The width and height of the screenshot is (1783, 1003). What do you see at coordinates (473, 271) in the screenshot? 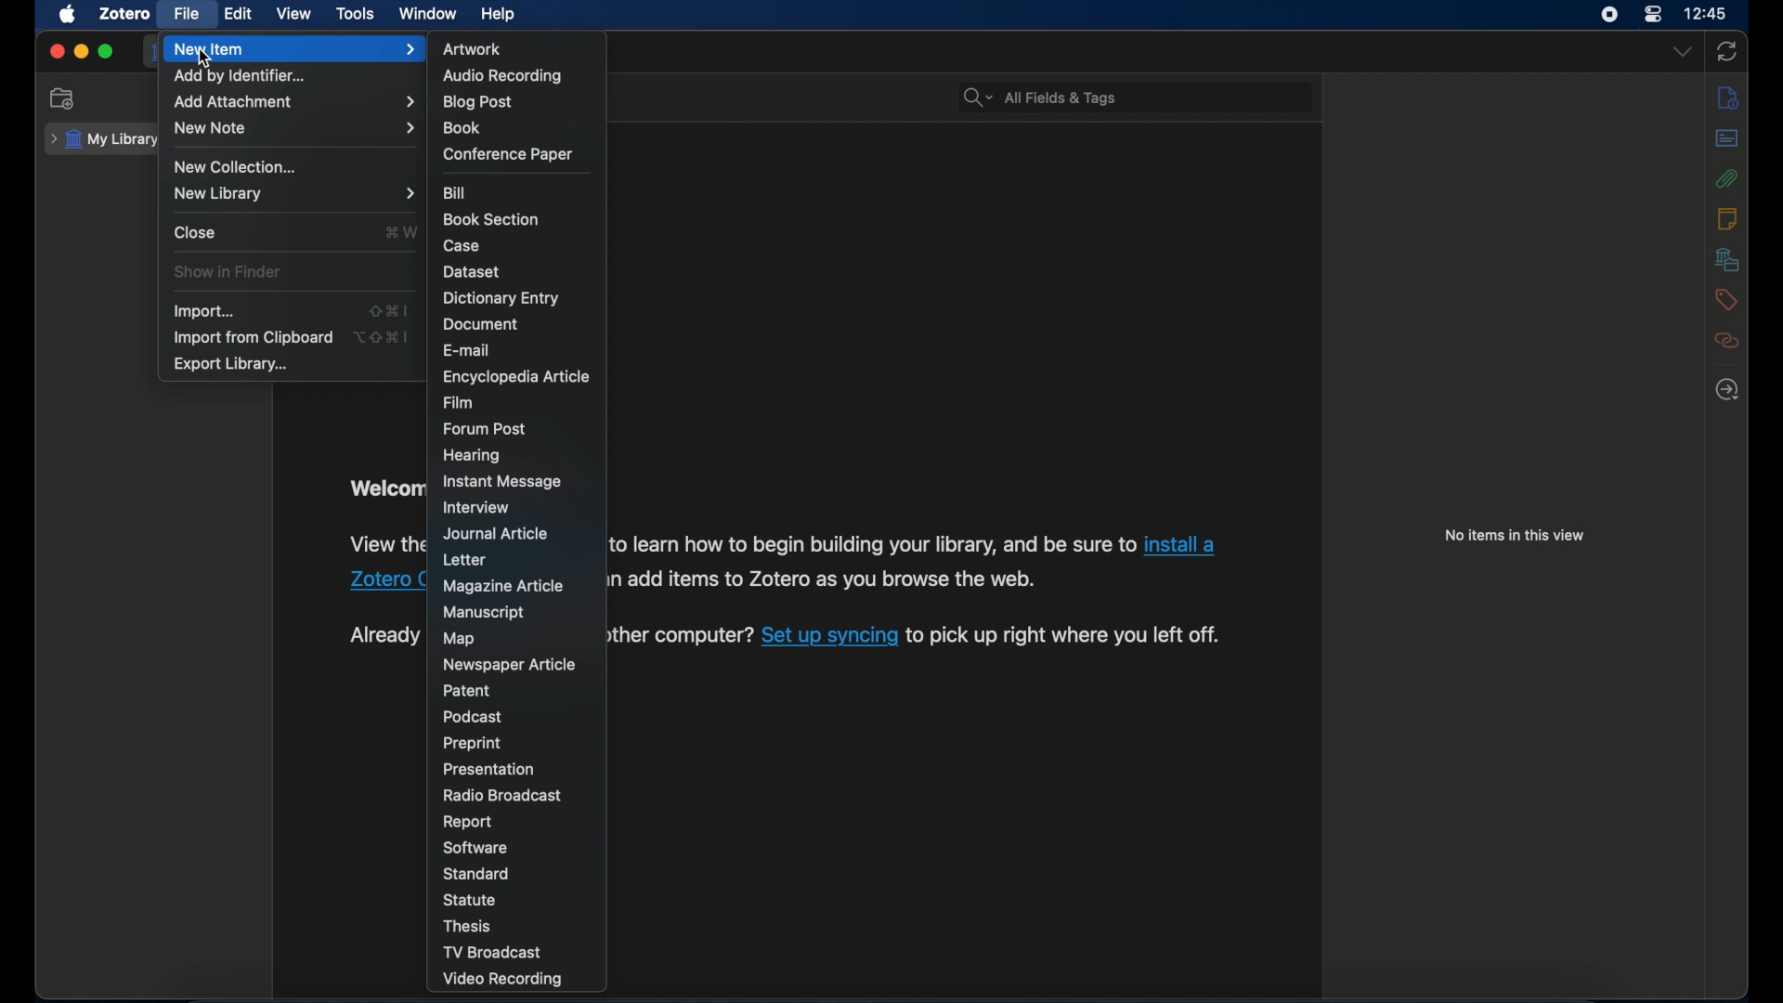
I see `dataset` at bounding box center [473, 271].